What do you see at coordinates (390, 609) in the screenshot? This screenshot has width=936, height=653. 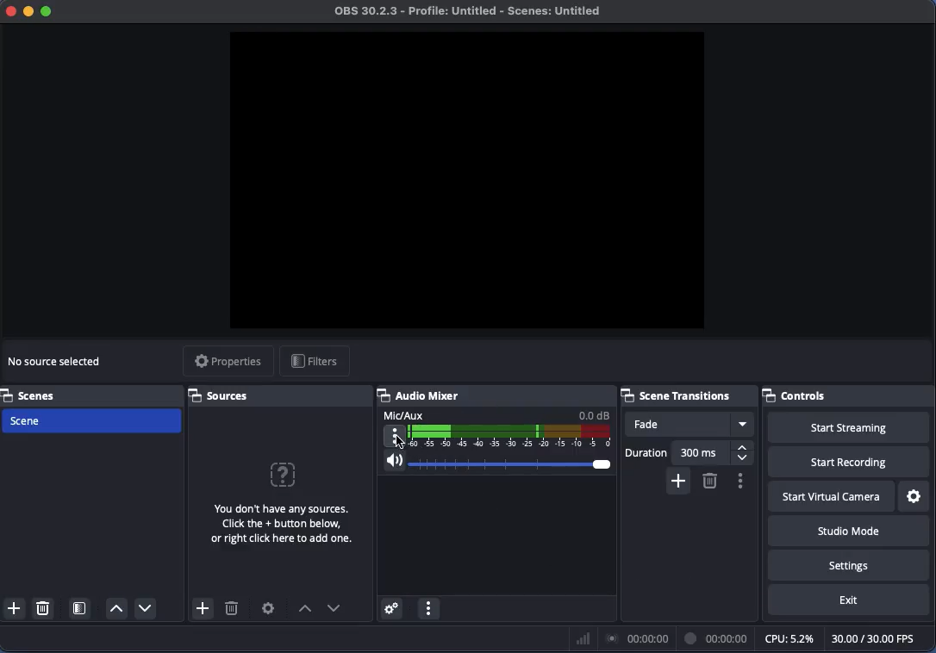 I see `Advanced audio properties` at bounding box center [390, 609].